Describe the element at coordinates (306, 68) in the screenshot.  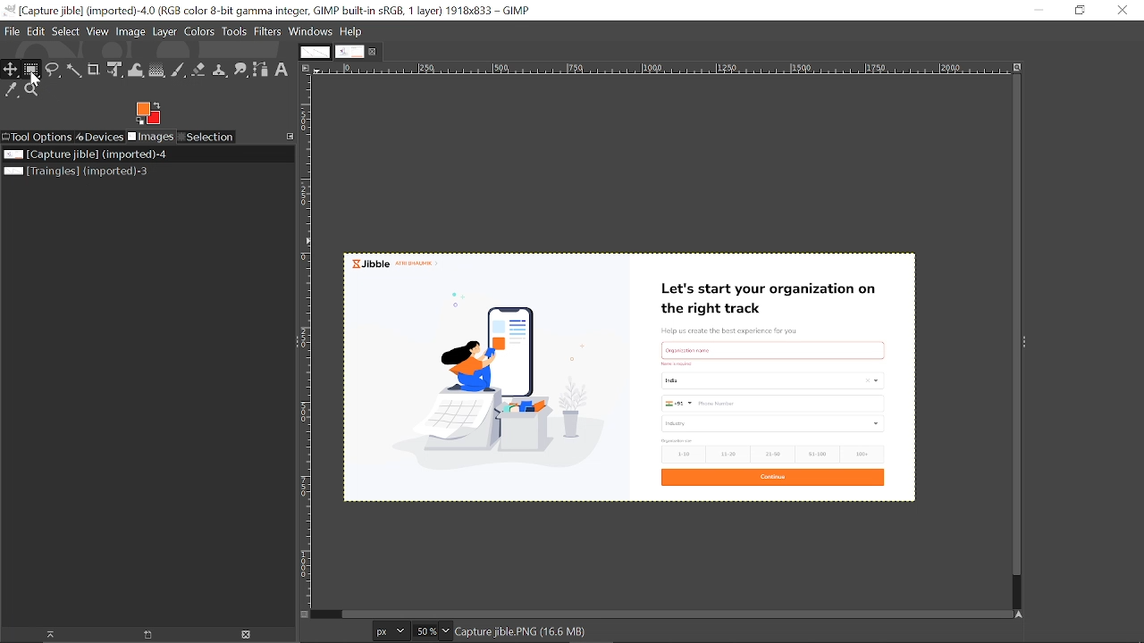
I see `Access this image menu` at that location.